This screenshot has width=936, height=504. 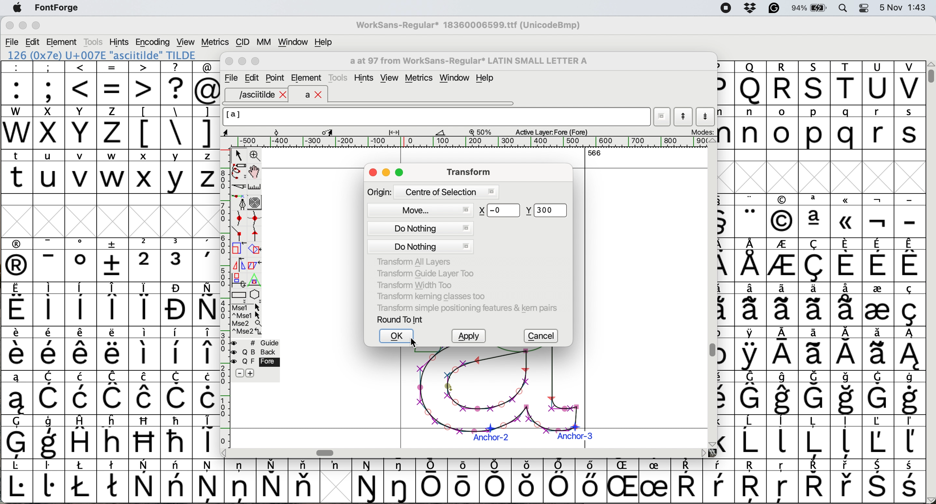 I want to click on symbol, so click(x=401, y=481).